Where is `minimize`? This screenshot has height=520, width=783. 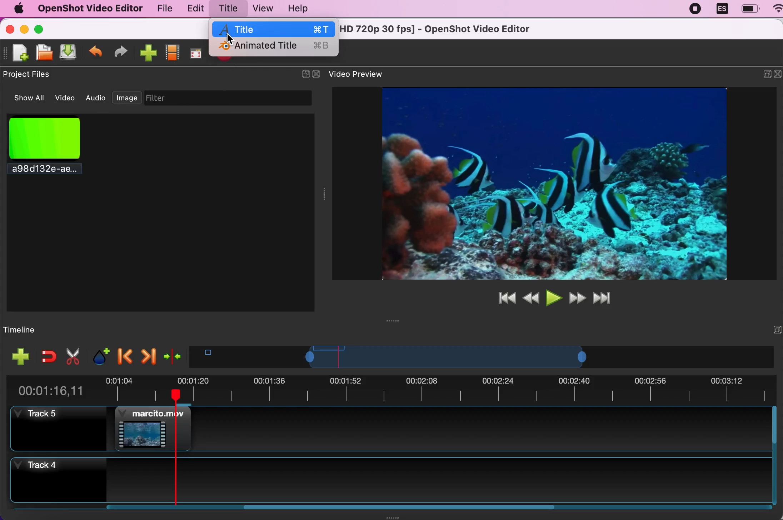 minimize is located at coordinates (762, 75).